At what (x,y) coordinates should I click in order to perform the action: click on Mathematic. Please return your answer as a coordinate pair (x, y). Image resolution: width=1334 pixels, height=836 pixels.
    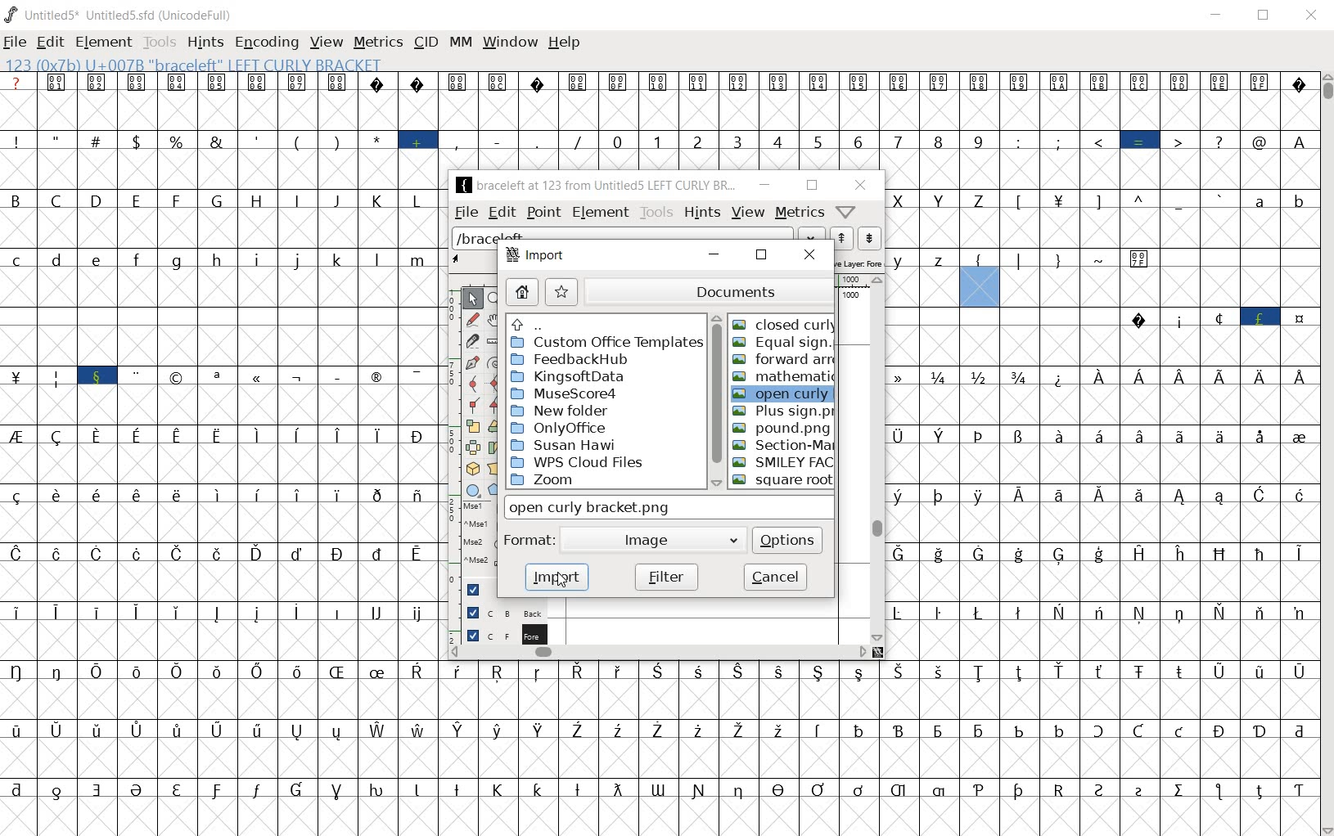
    Looking at the image, I should click on (784, 375).